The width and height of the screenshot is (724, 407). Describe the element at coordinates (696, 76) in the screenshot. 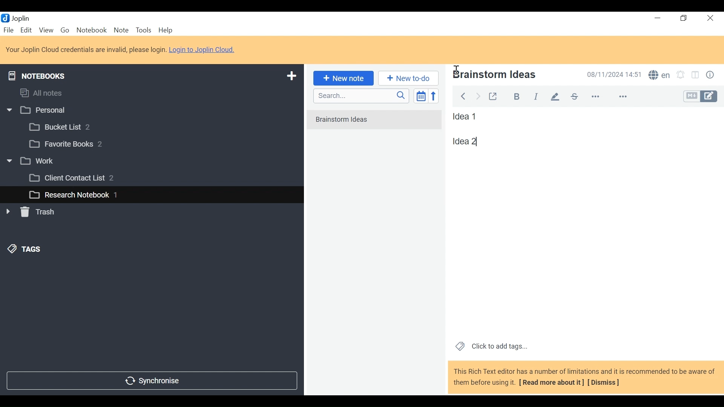

I see `Toggle Editor layout` at that location.